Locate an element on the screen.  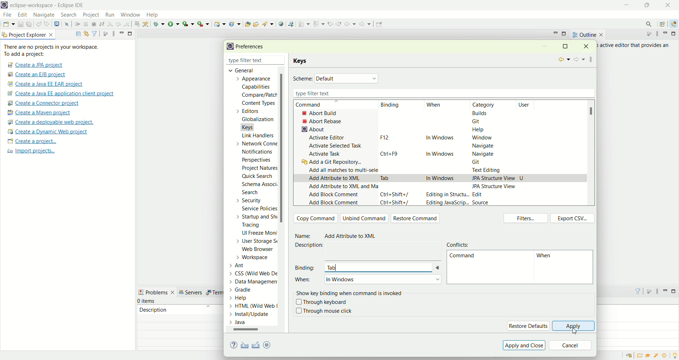
forward is located at coordinates (364, 26).